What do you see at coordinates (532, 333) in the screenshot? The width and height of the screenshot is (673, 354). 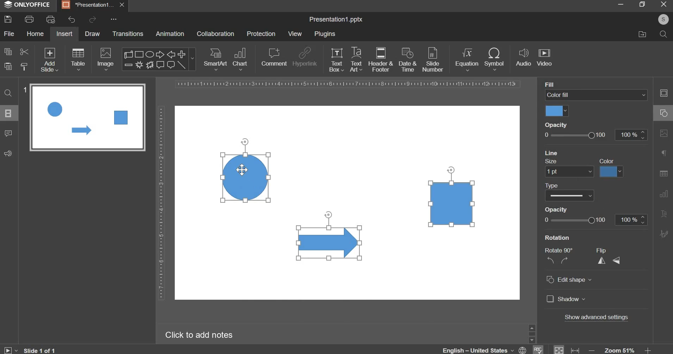 I see `vertical slider` at bounding box center [532, 333].